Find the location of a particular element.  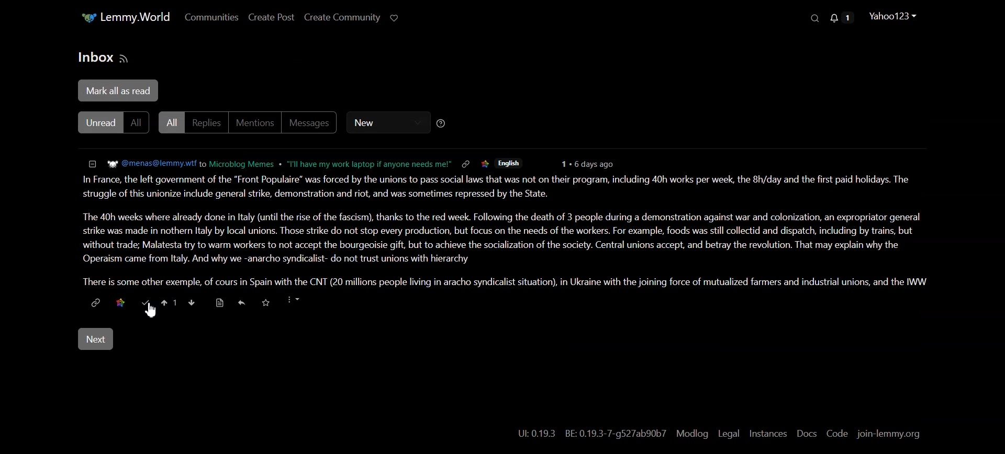

Home Page is located at coordinates (118, 17).